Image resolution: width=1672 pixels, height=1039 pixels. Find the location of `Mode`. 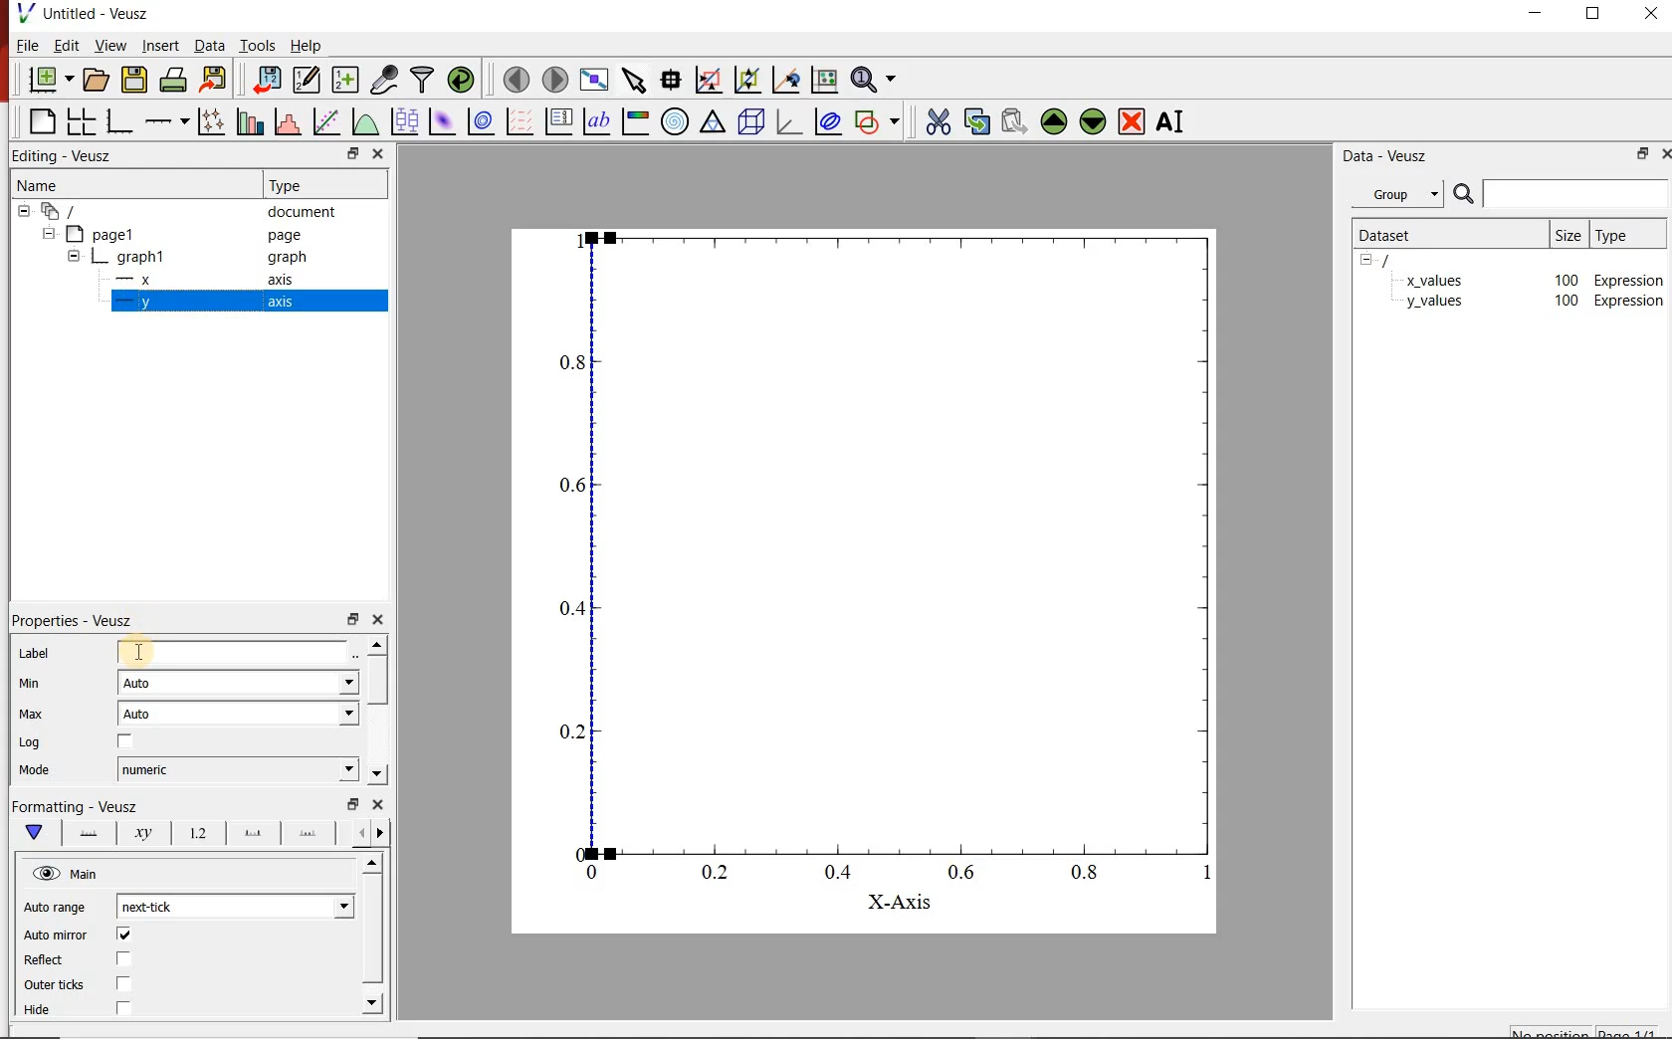

Mode is located at coordinates (35, 769).